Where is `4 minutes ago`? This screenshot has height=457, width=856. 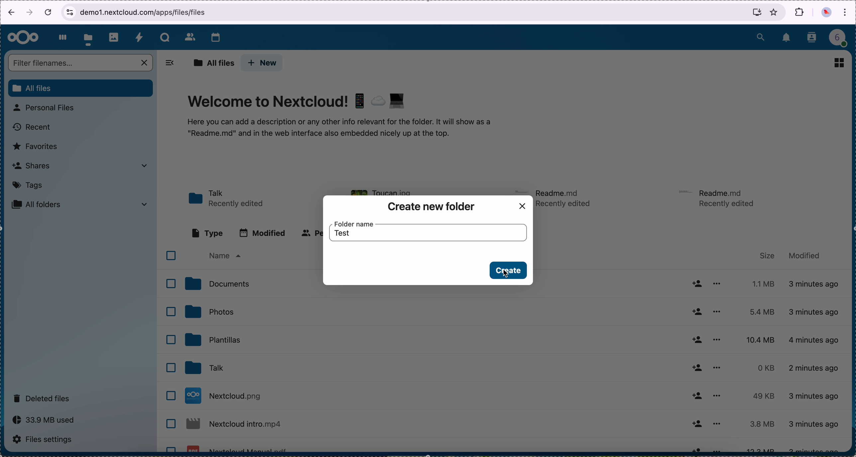 4 minutes ago is located at coordinates (815, 312).